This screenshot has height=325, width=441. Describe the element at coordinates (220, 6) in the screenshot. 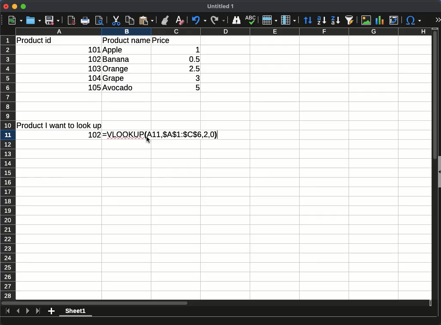

I see `Untitled 1` at that location.